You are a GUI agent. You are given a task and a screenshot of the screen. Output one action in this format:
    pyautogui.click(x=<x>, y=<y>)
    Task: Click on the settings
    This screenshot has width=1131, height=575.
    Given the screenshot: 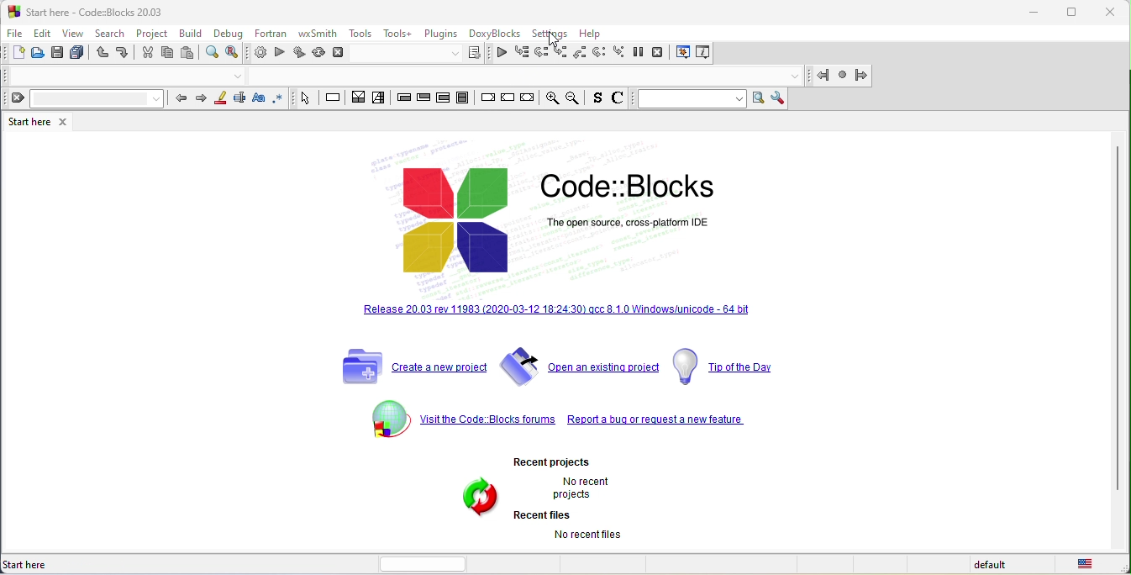 What is the action you would take?
    pyautogui.click(x=554, y=35)
    